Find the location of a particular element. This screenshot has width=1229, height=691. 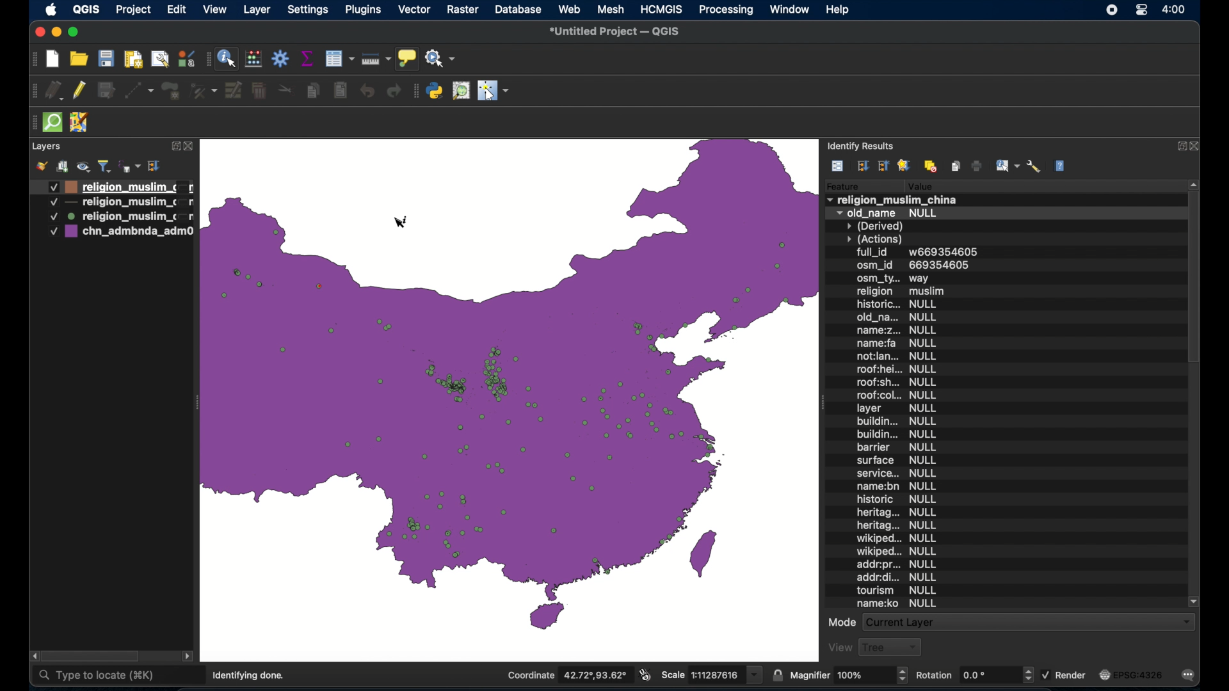

redo is located at coordinates (394, 91).